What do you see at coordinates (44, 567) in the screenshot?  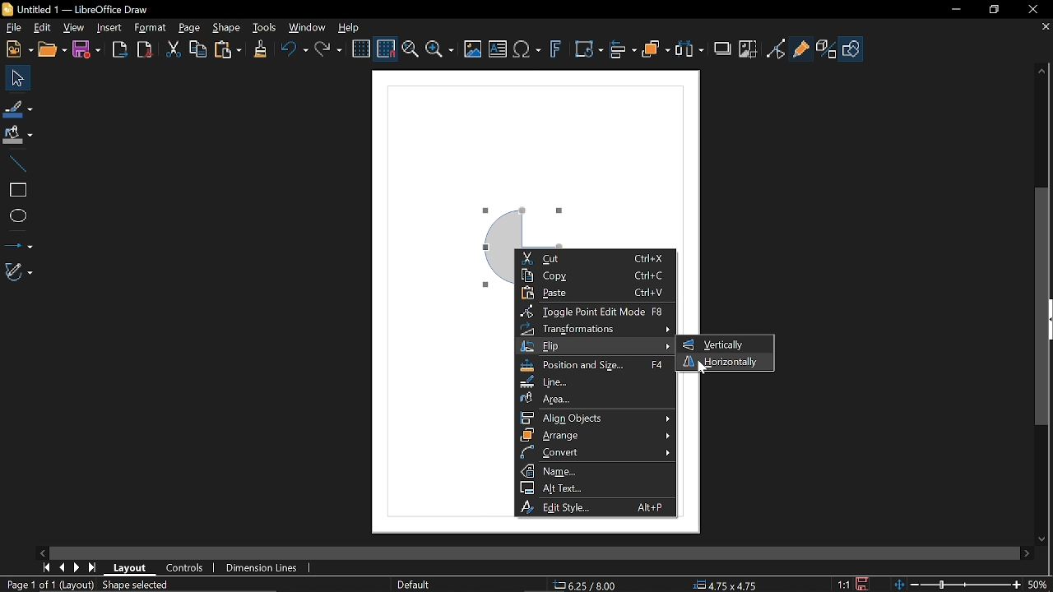 I see `First page` at bounding box center [44, 567].